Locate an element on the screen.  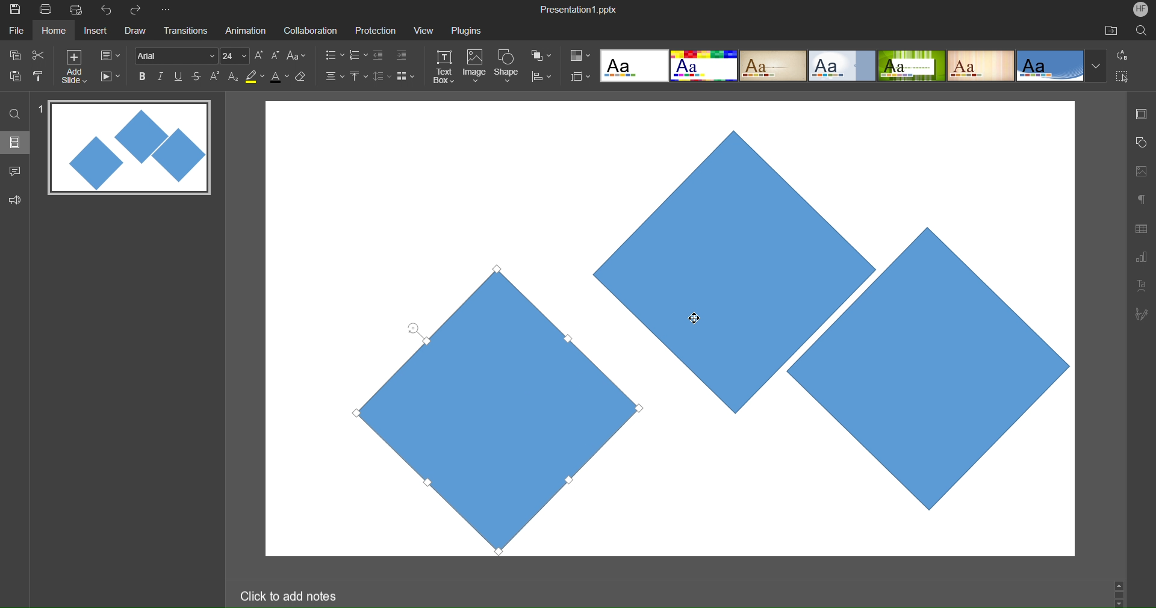
Superscript is located at coordinates (216, 76).